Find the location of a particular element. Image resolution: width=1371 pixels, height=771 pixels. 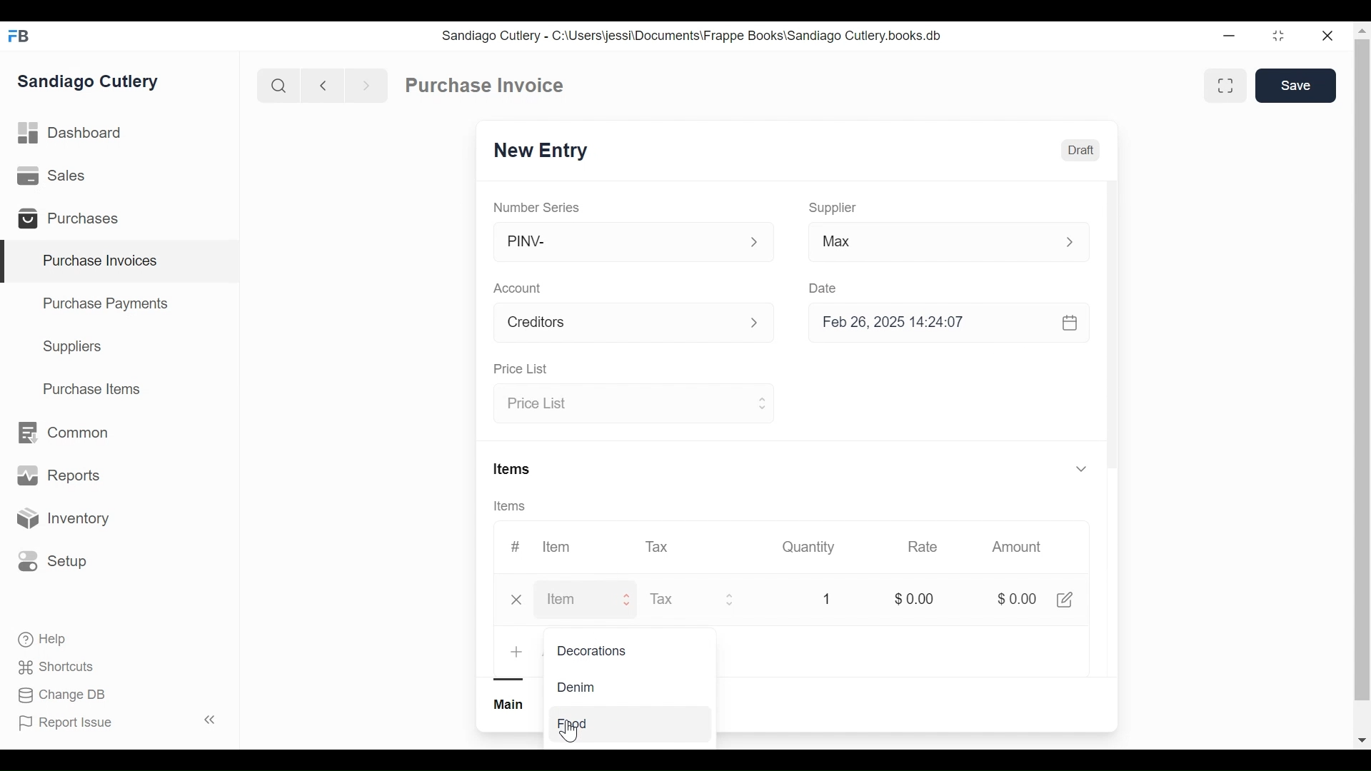

Main is located at coordinates (508, 704).